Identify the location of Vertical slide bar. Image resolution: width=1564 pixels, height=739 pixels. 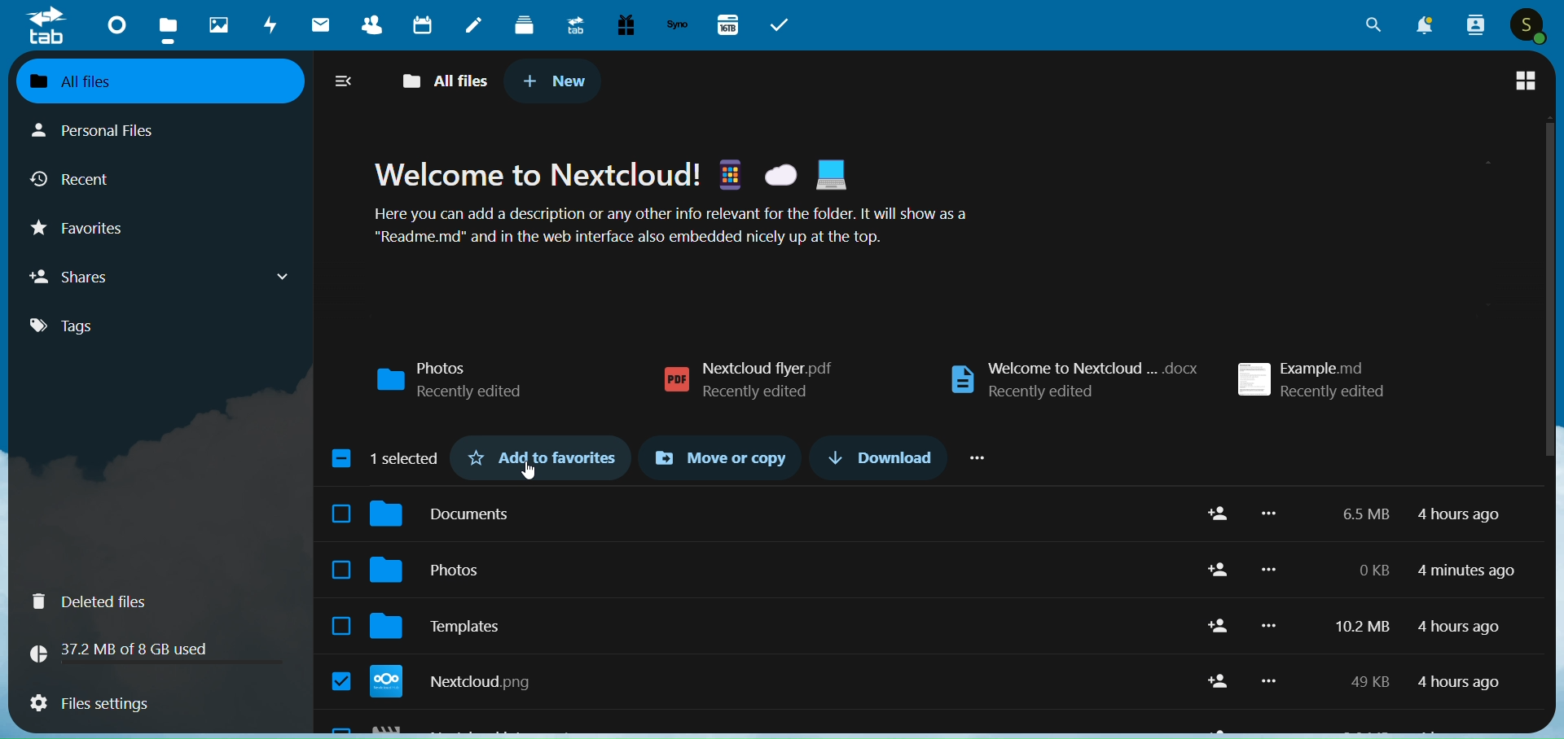
(1550, 361).